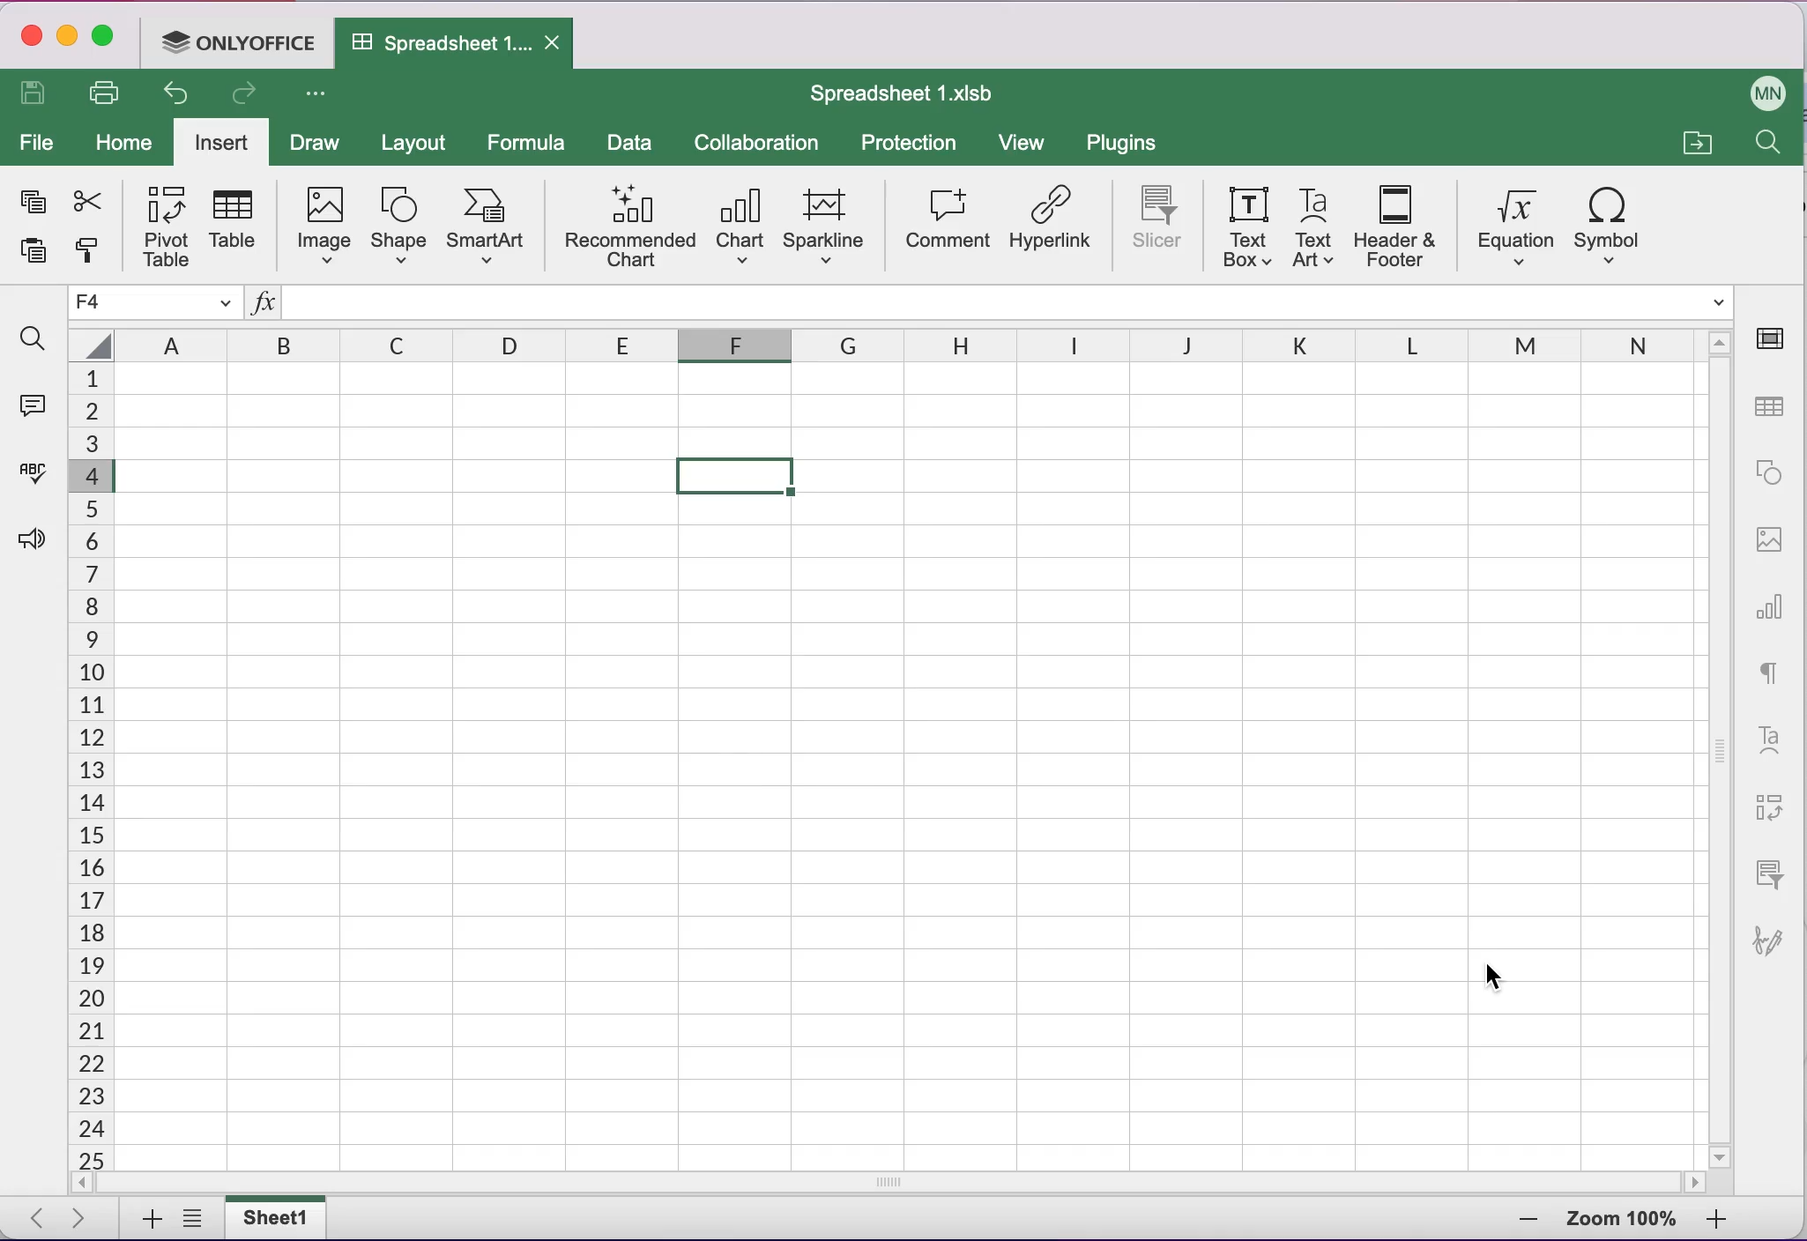  Describe the element at coordinates (1024, 143) in the screenshot. I see `view` at that location.